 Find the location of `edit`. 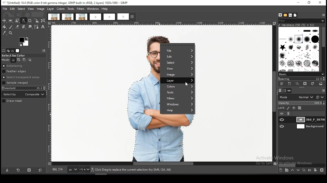

edit is located at coordinates (13, 9).